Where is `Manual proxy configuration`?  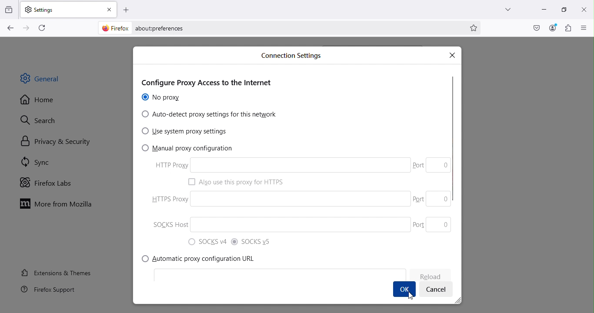
Manual proxy configuration is located at coordinates (186, 149).